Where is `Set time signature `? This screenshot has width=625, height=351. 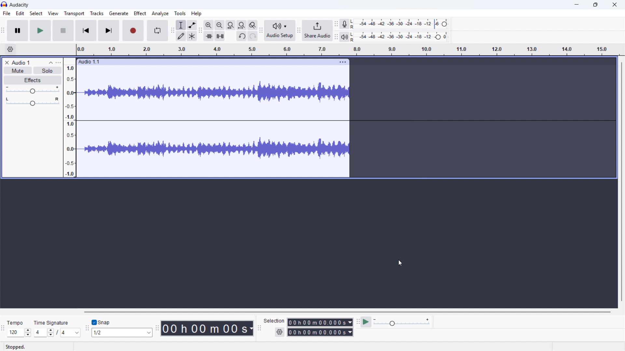 Set time signature  is located at coordinates (45, 333).